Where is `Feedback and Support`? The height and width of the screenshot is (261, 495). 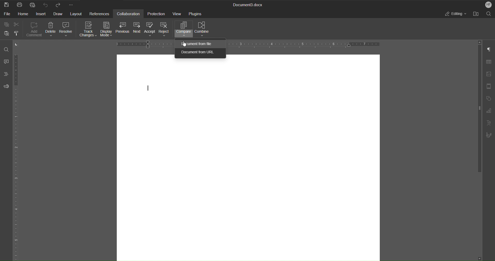 Feedback and Support is located at coordinates (6, 86).